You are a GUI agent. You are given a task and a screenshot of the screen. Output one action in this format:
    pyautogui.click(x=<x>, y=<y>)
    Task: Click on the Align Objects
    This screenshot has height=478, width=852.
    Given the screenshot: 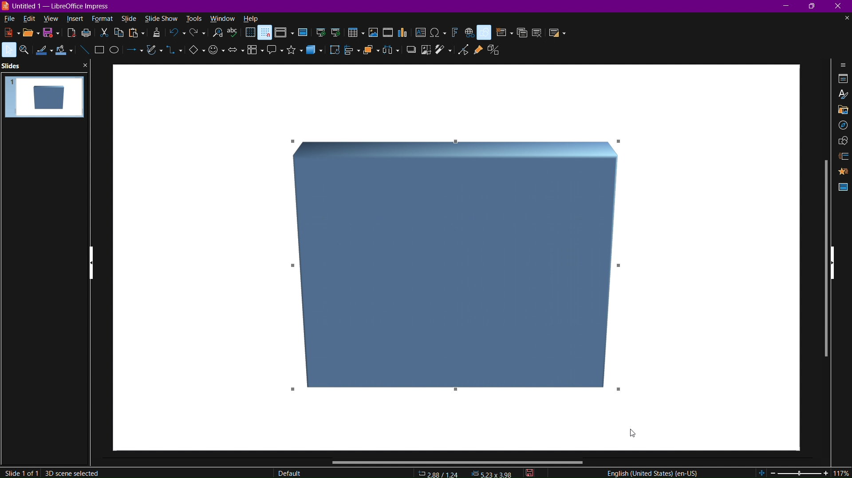 What is the action you would take?
    pyautogui.click(x=350, y=53)
    